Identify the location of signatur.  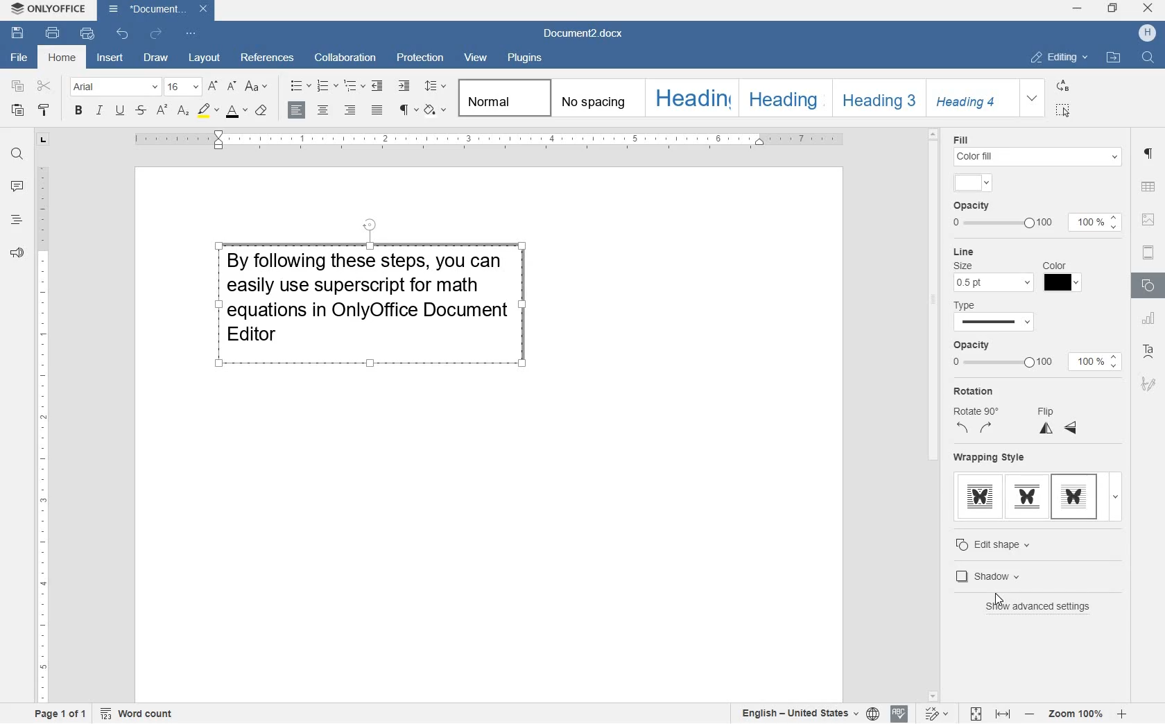
(1148, 386).